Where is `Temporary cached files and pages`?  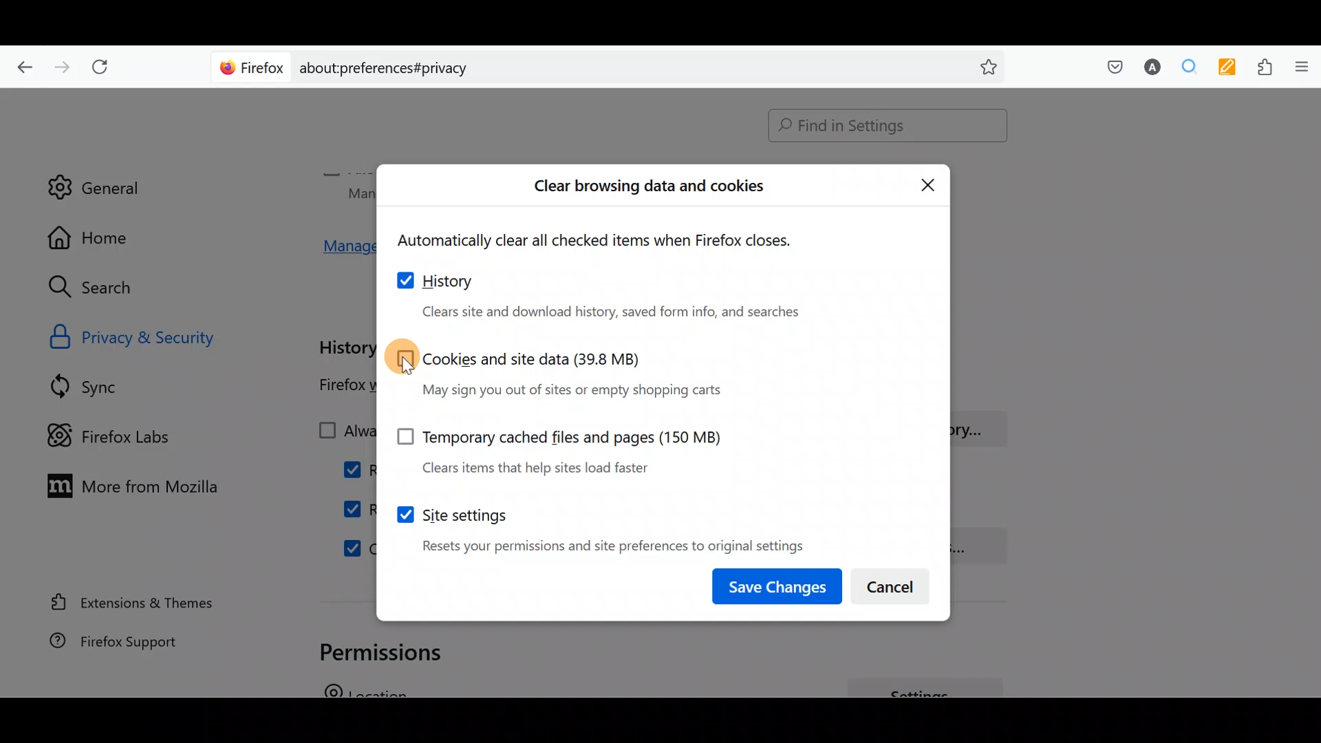
Temporary cached files and pages is located at coordinates (550, 446).